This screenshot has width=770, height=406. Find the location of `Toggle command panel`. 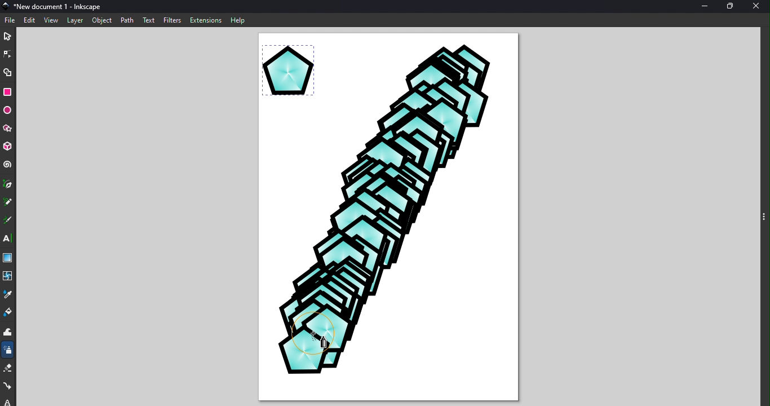

Toggle command panel is located at coordinates (755, 218).